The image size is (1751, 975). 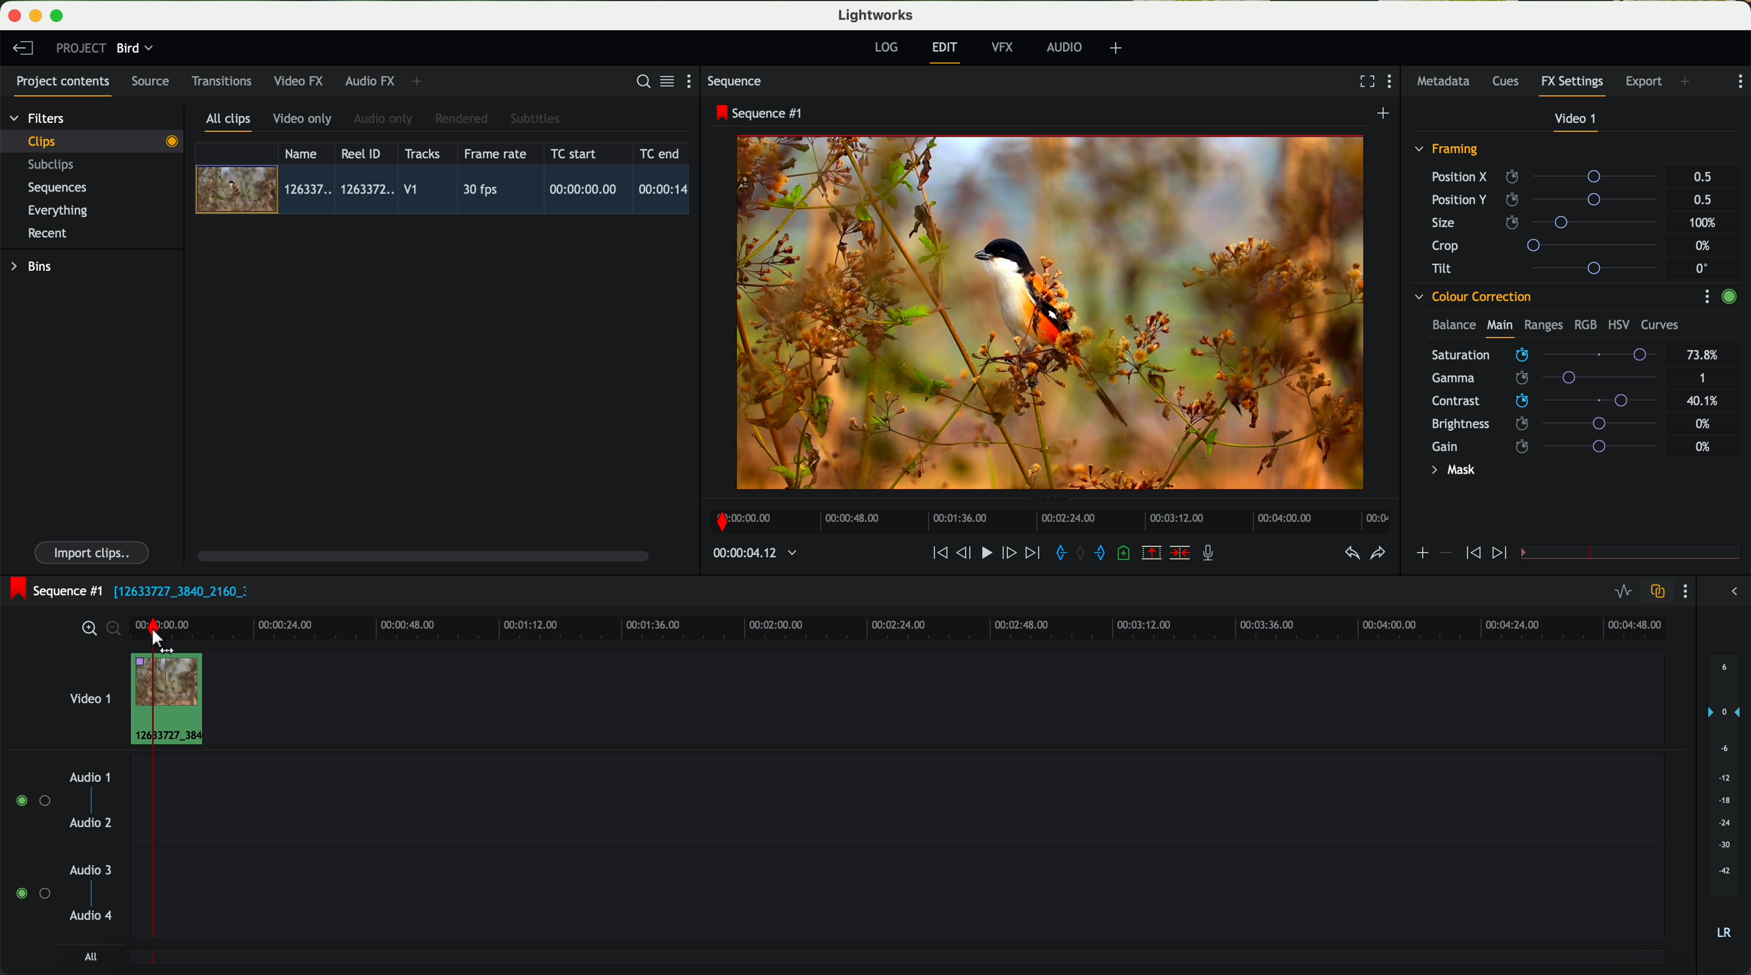 What do you see at coordinates (1546, 354) in the screenshot?
I see `mouse up (saturation)` at bounding box center [1546, 354].